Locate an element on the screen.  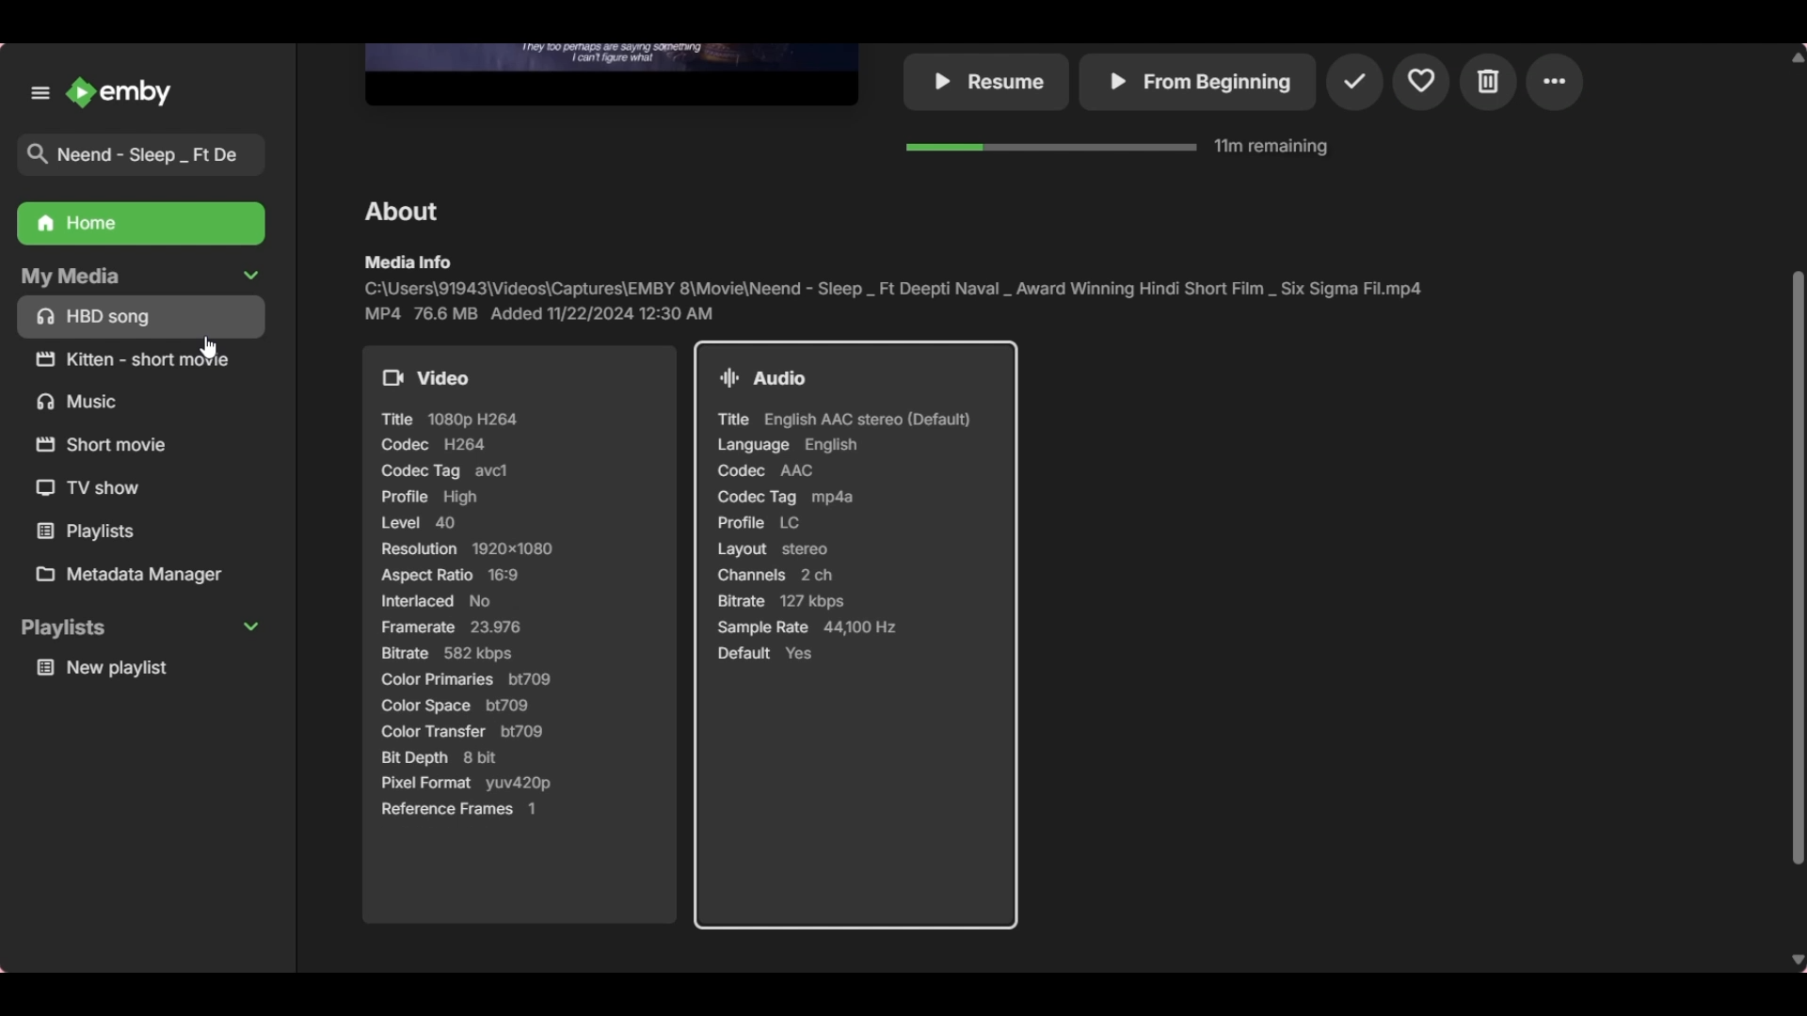
Page moved down to view entire details of the movie is located at coordinates (525, 643).